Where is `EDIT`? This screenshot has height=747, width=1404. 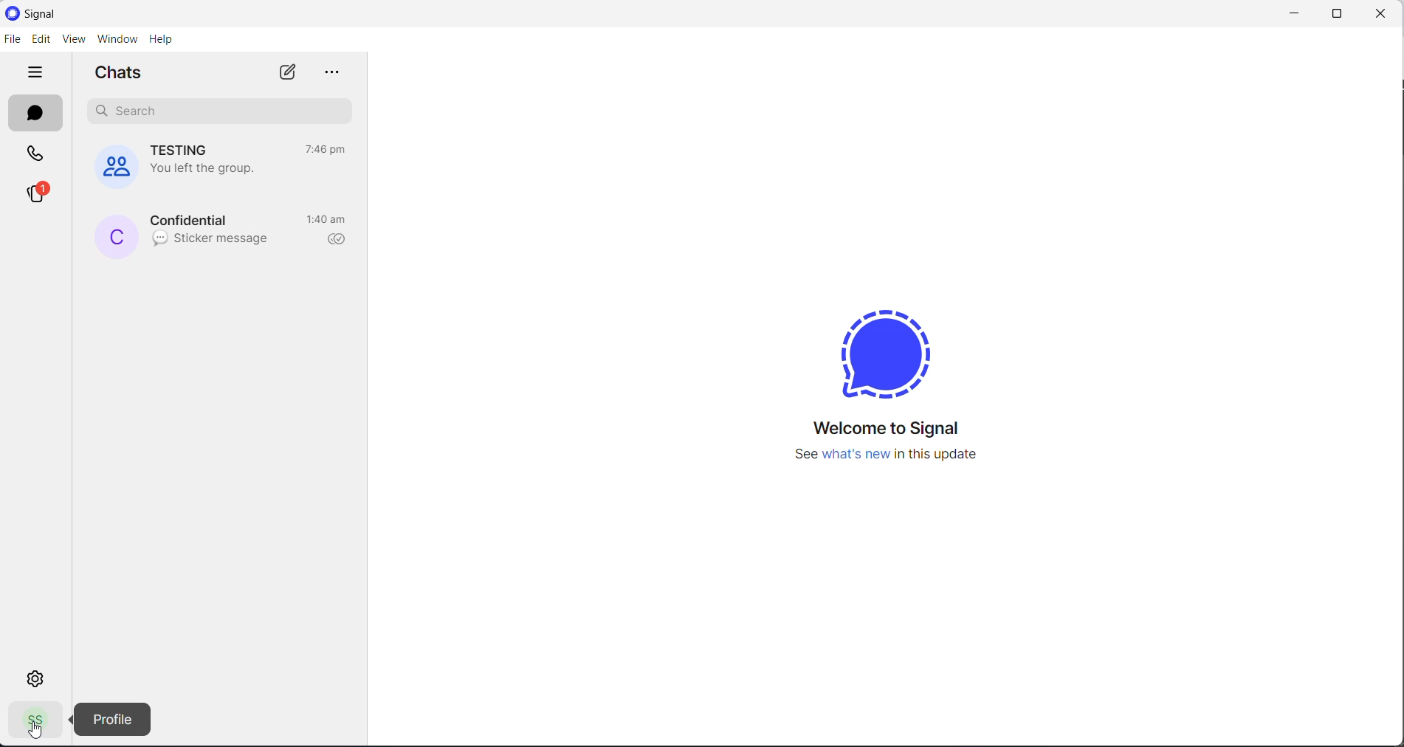
EDIT is located at coordinates (39, 40).